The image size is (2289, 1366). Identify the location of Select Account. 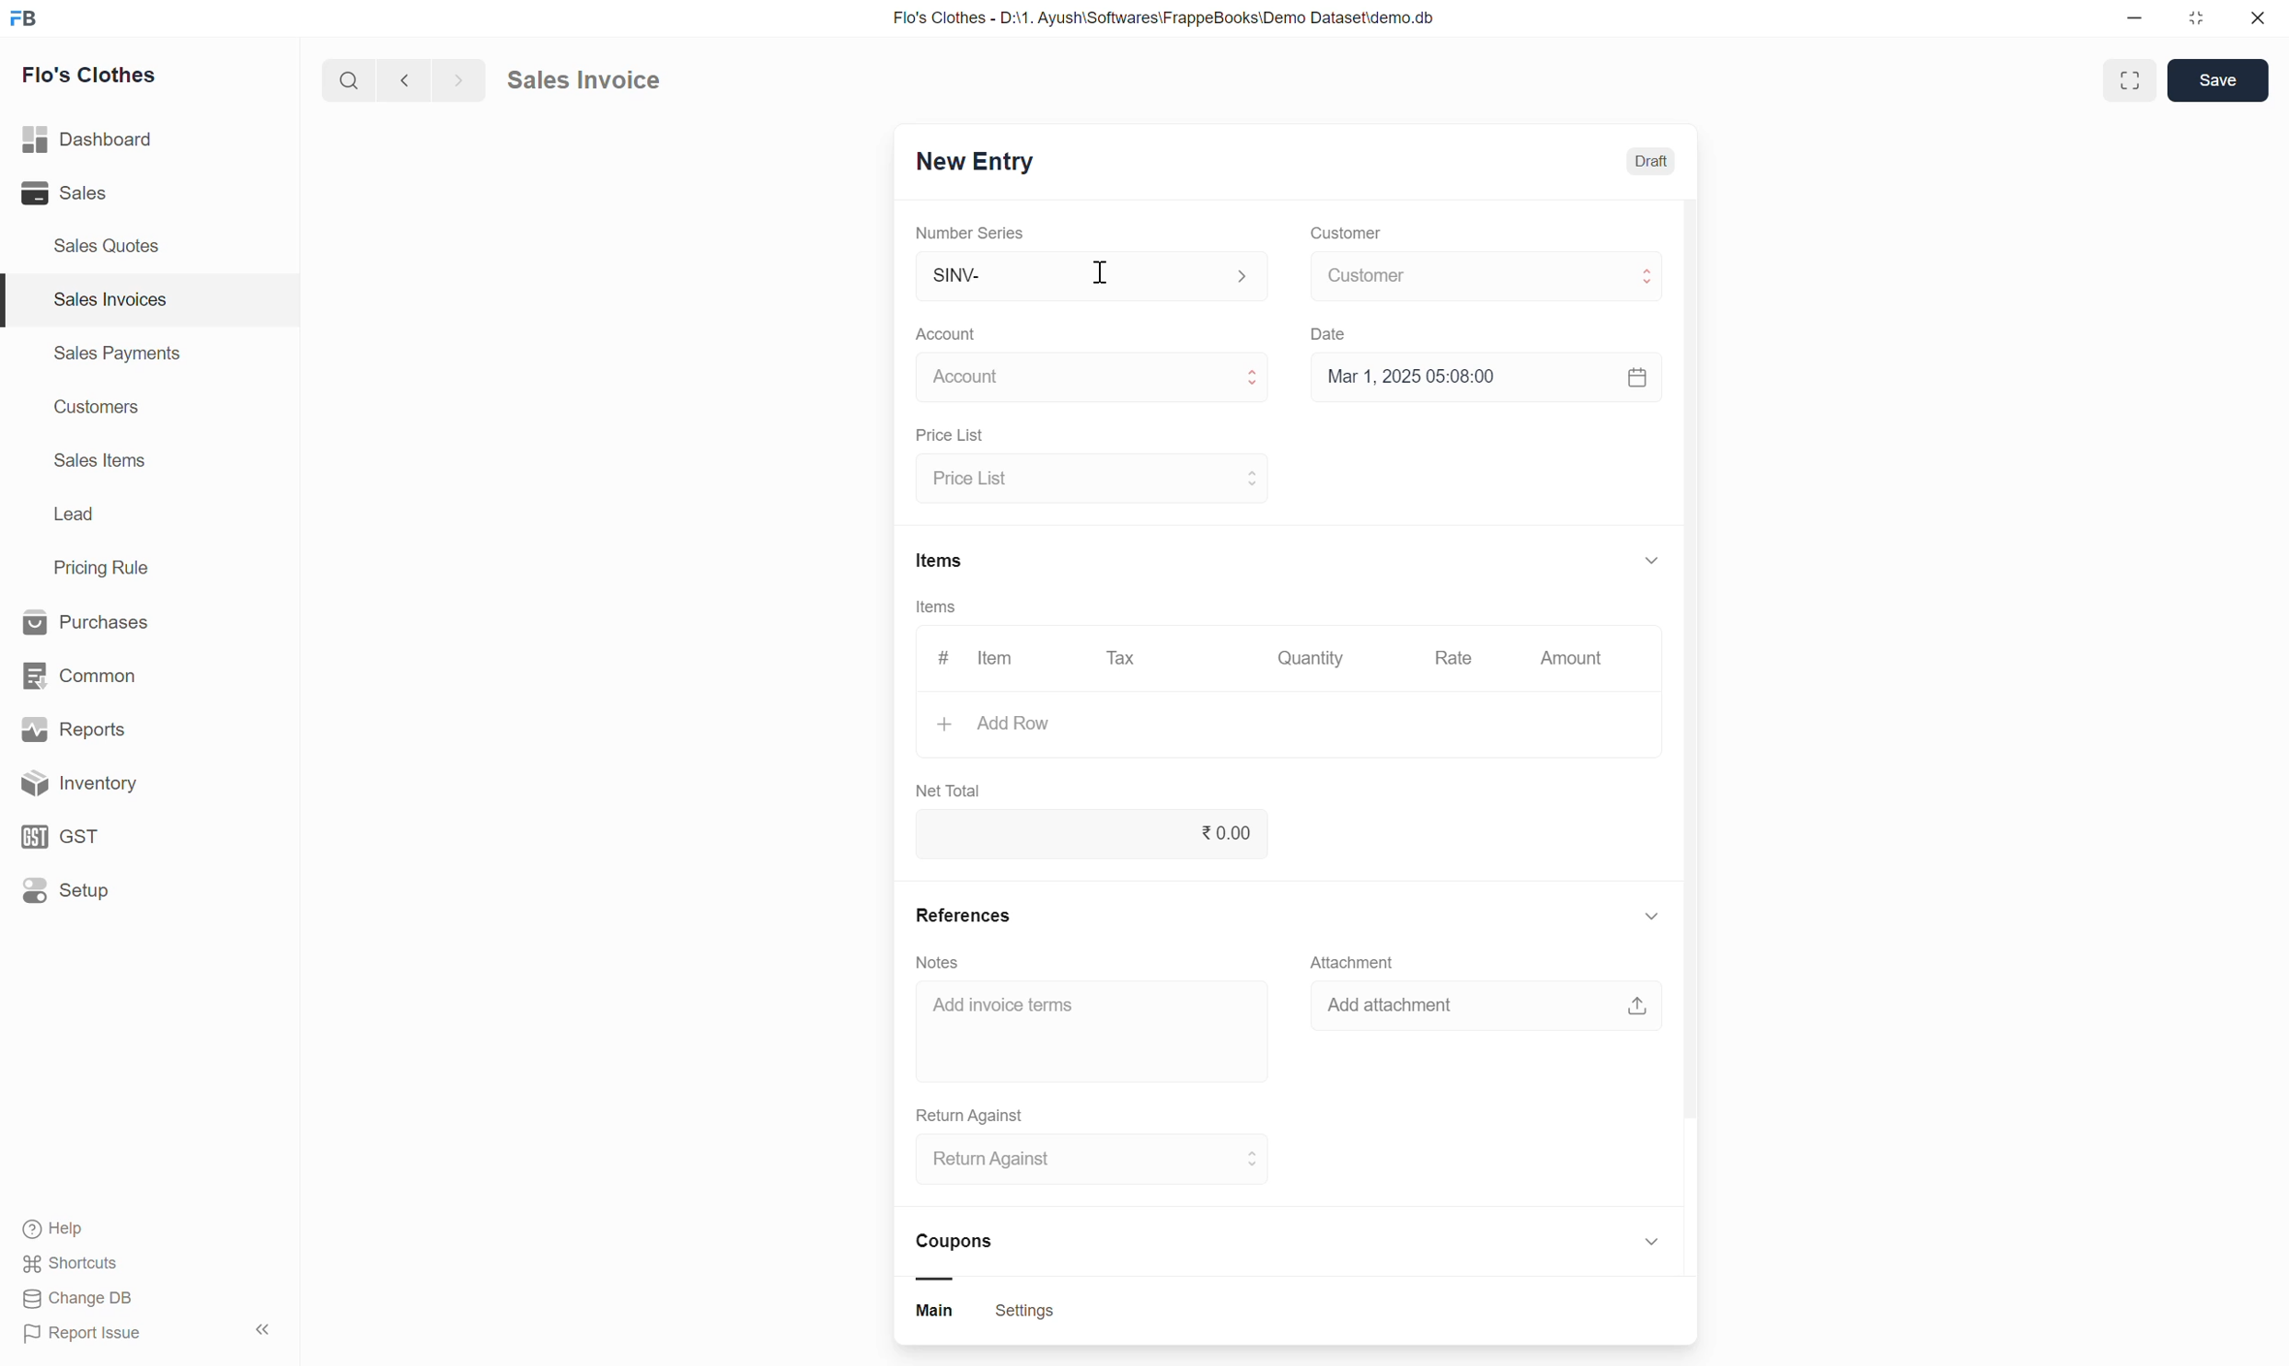
(1083, 383).